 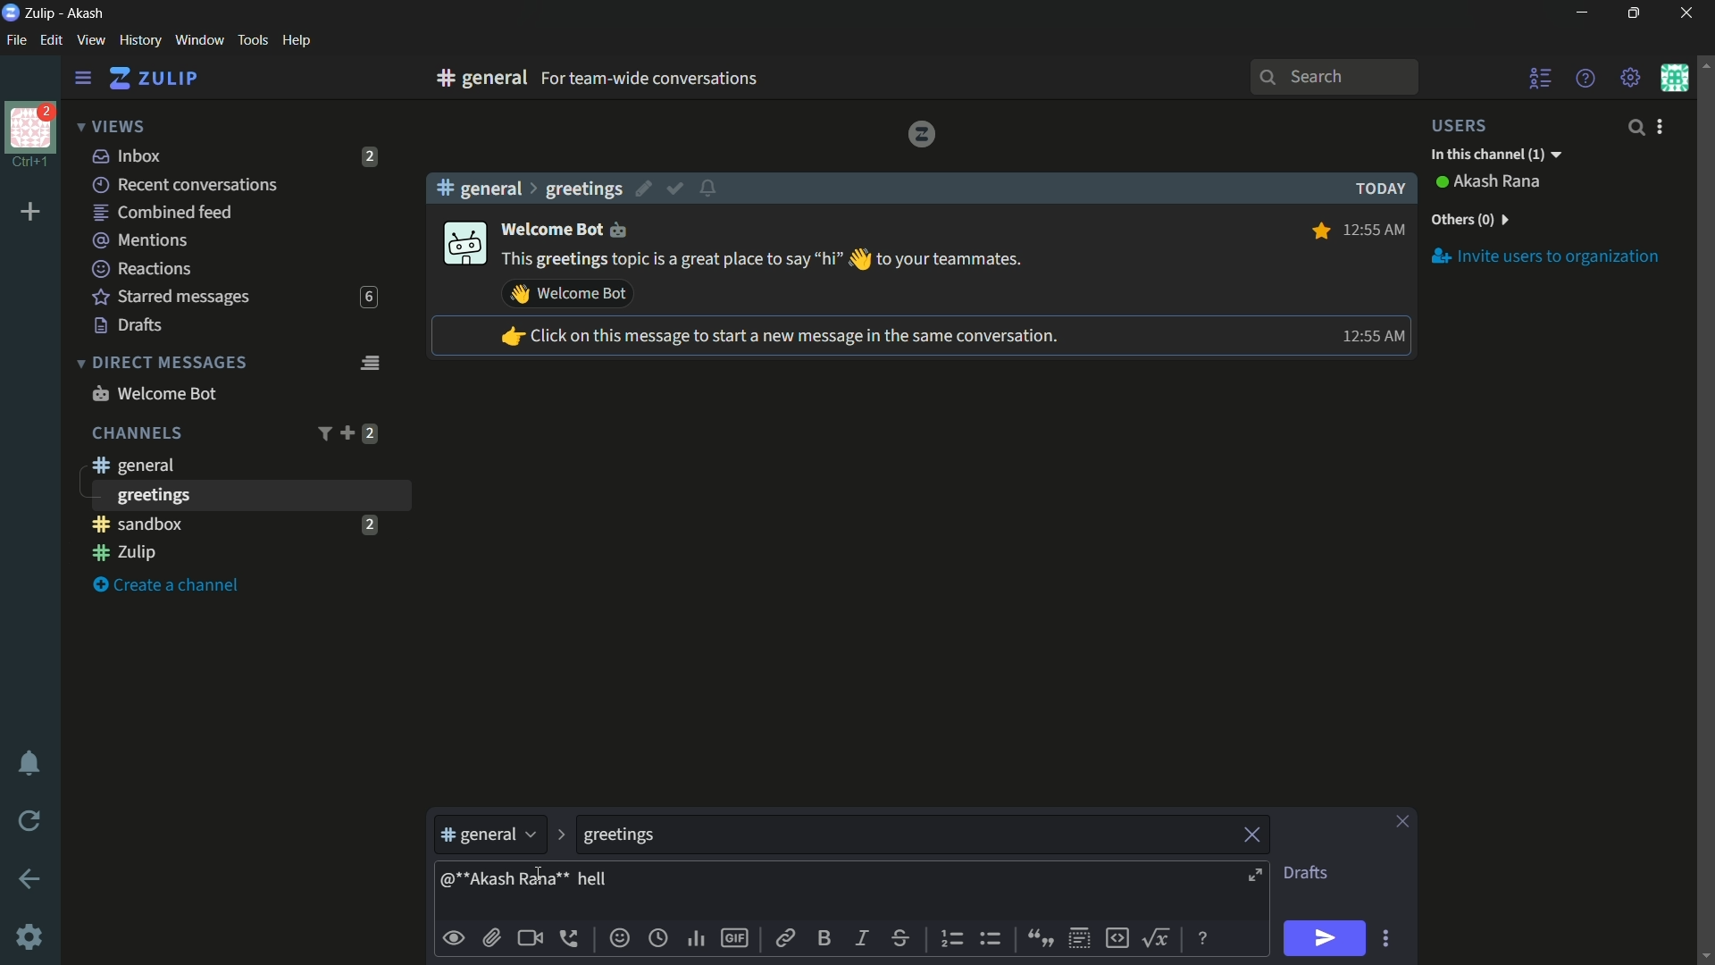 I want to click on filter channels, so click(x=322, y=433).